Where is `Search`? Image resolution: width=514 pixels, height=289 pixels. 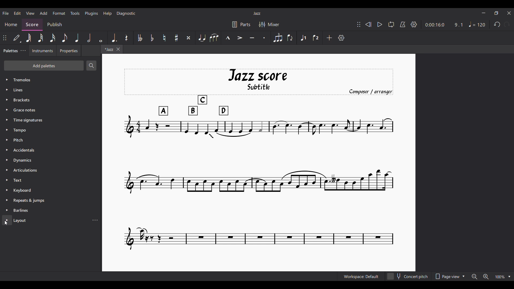
Search is located at coordinates (91, 66).